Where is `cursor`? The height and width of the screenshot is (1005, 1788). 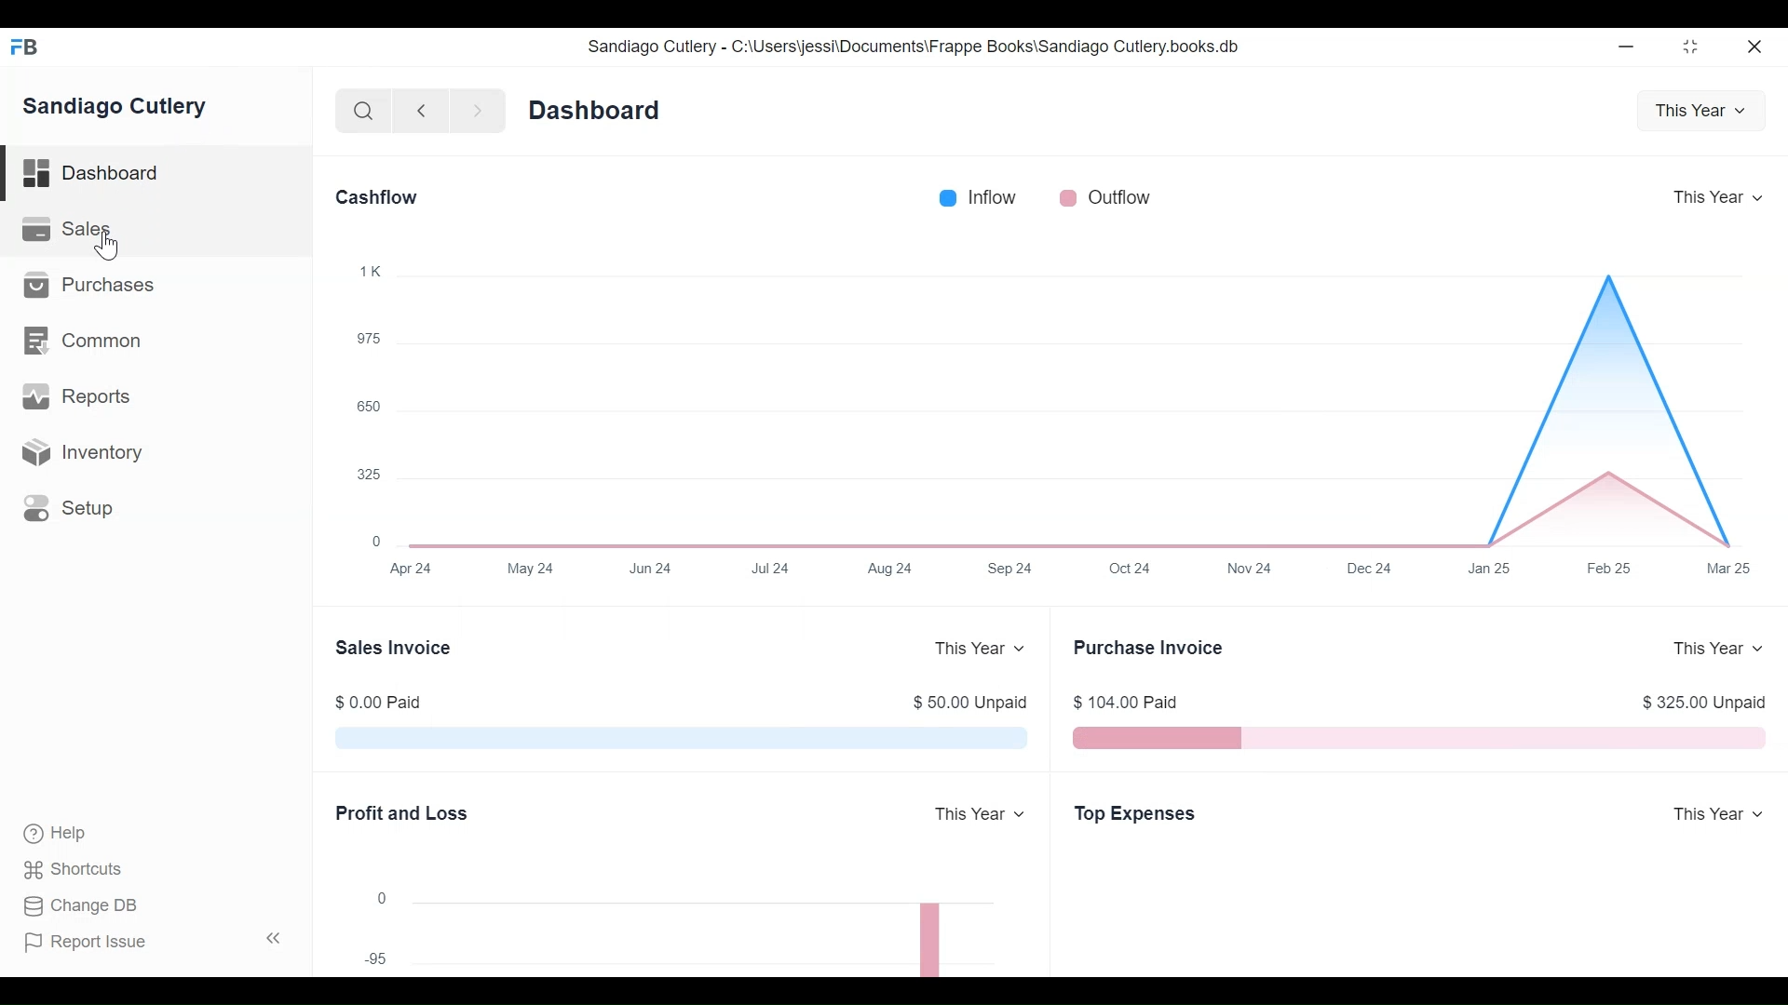 cursor is located at coordinates (107, 248).